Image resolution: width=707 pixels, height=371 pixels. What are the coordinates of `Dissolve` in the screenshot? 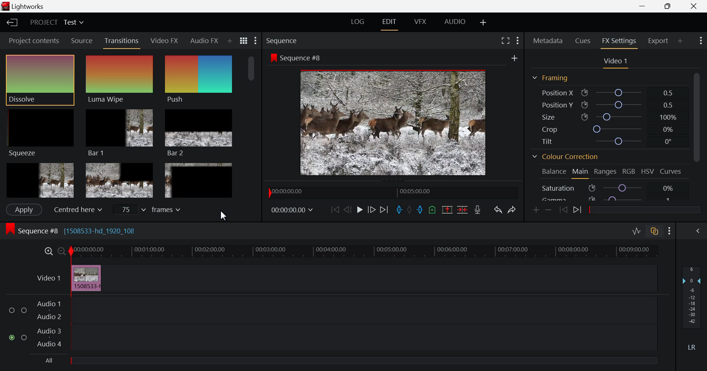 It's located at (42, 78).